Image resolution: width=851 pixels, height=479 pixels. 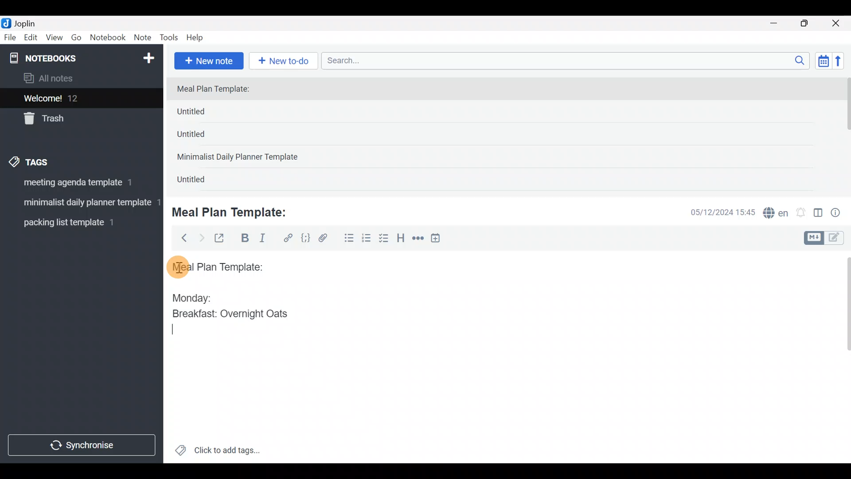 What do you see at coordinates (144, 38) in the screenshot?
I see `Note` at bounding box center [144, 38].